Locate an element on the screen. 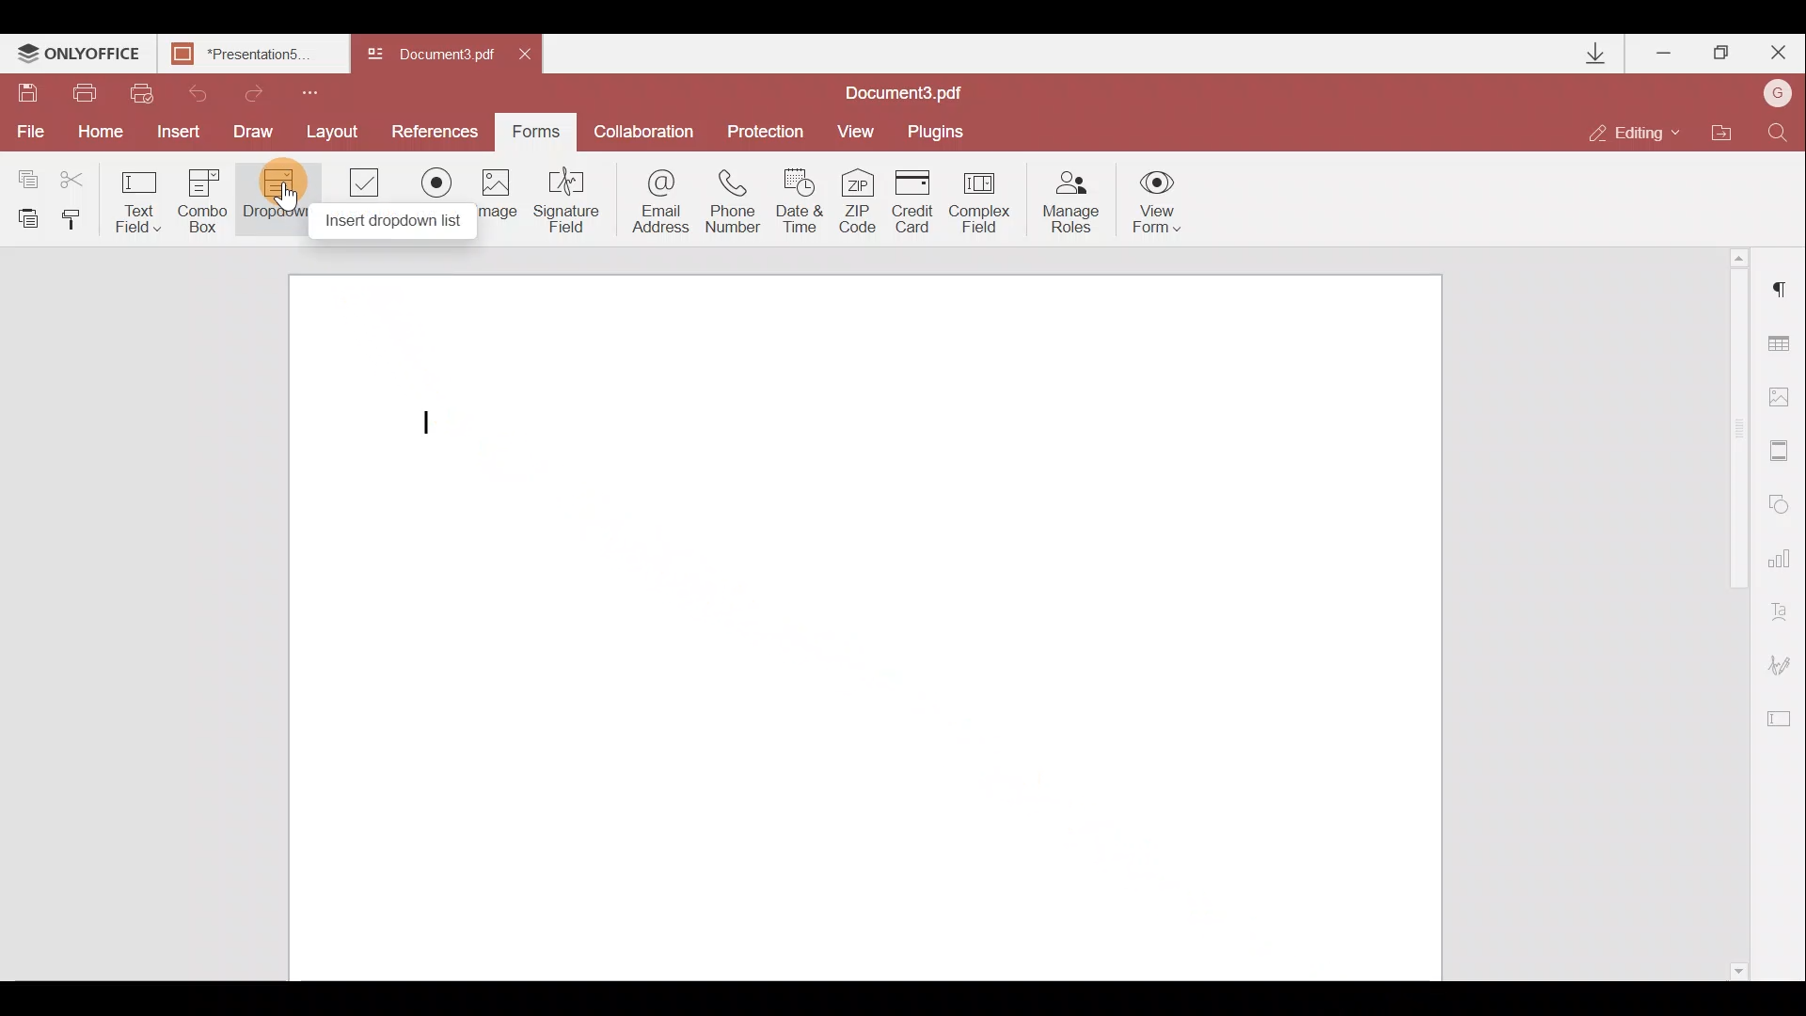 The image size is (1806, 1016). Scroll bar is located at coordinates (1729, 617).